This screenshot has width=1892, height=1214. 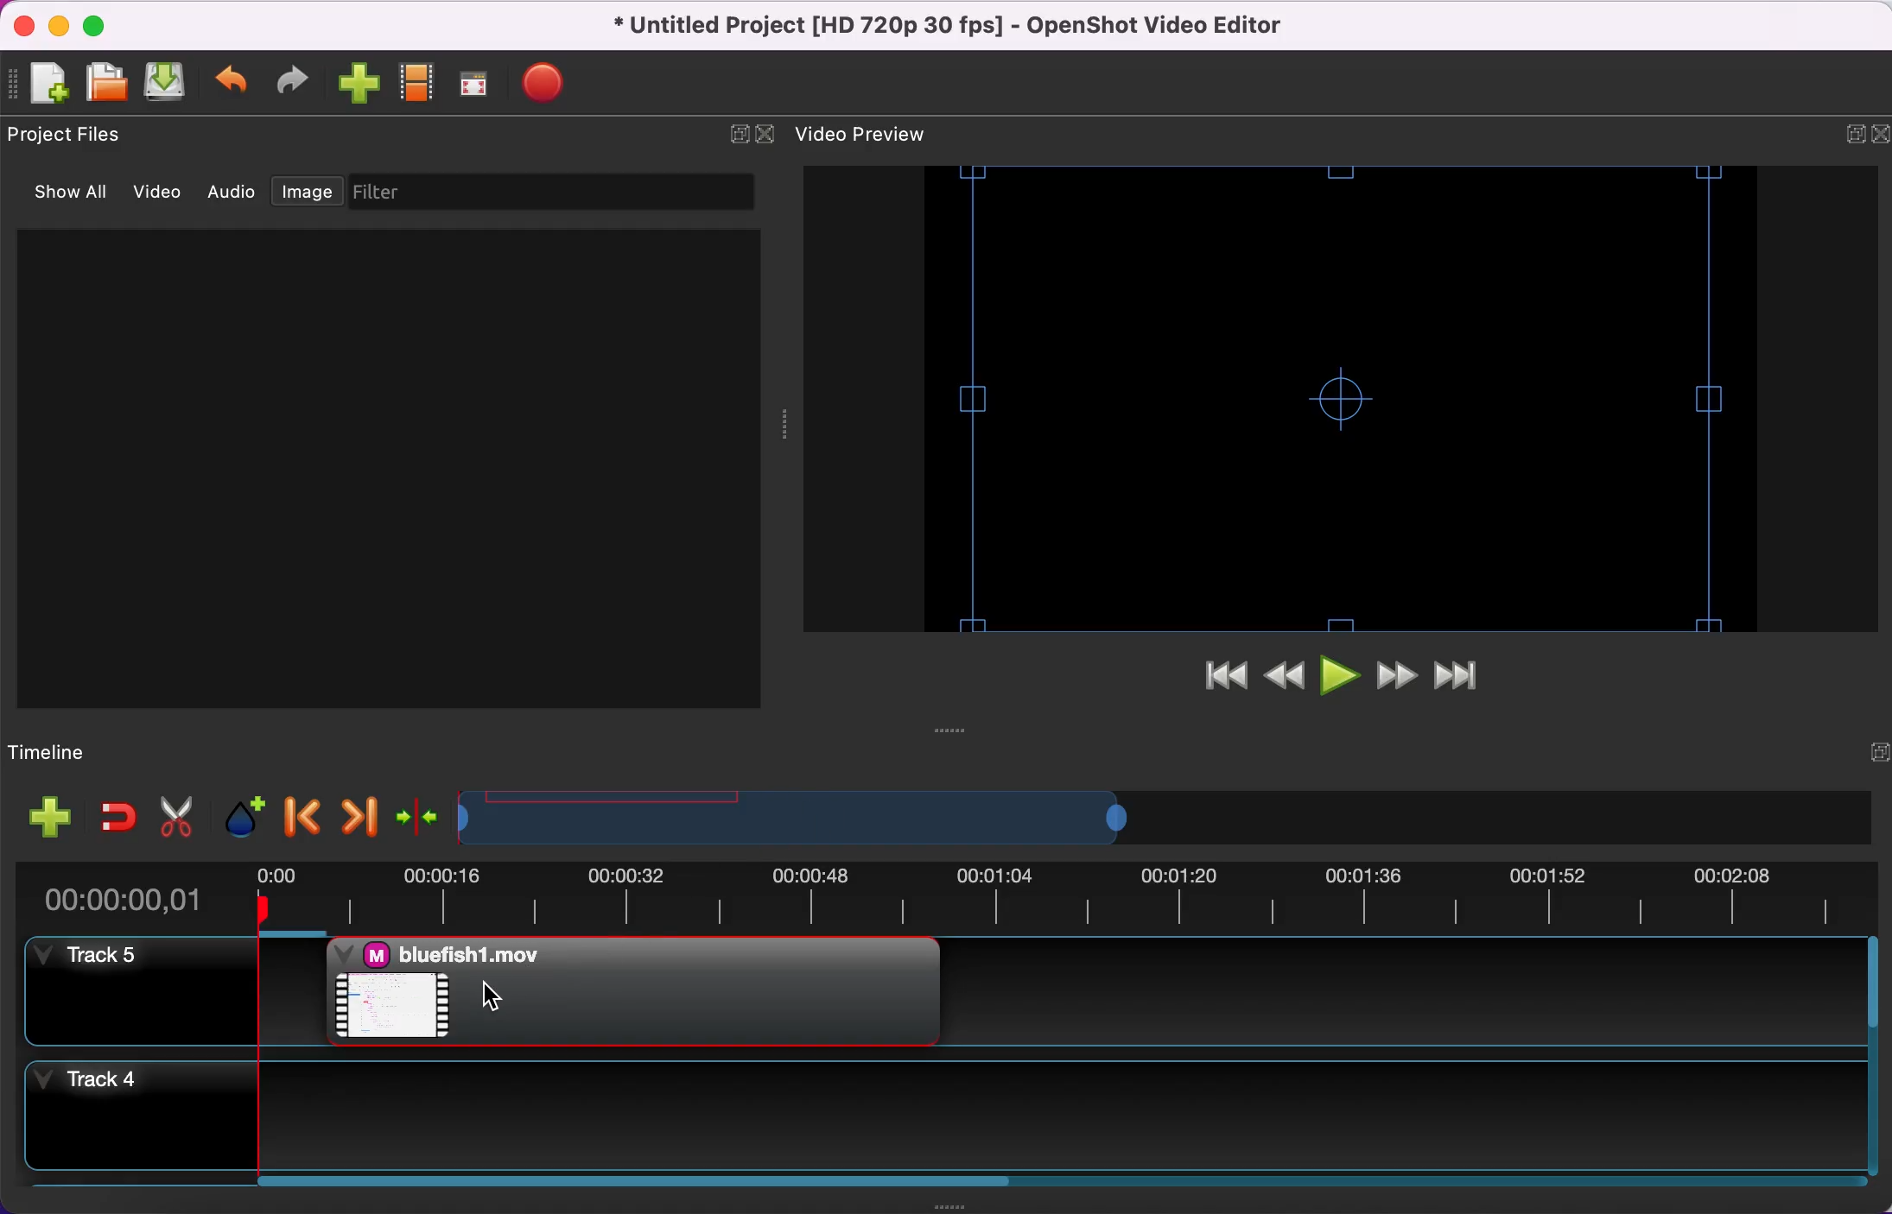 What do you see at coordinates (1280, 682) in the screenshot?
I see `rewind` at bounding box center [1280, 682].